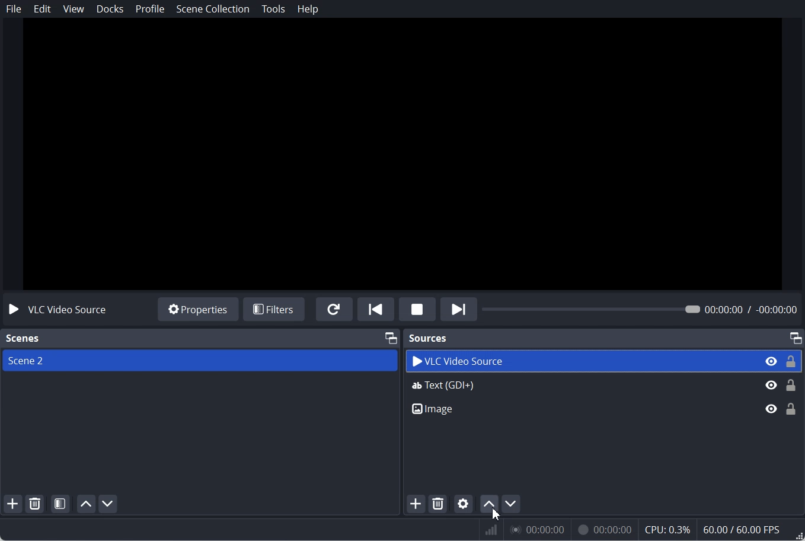 The height and width of the screenshot is (541, 805). I want to click on Time Adjuster, so click(643, 308).